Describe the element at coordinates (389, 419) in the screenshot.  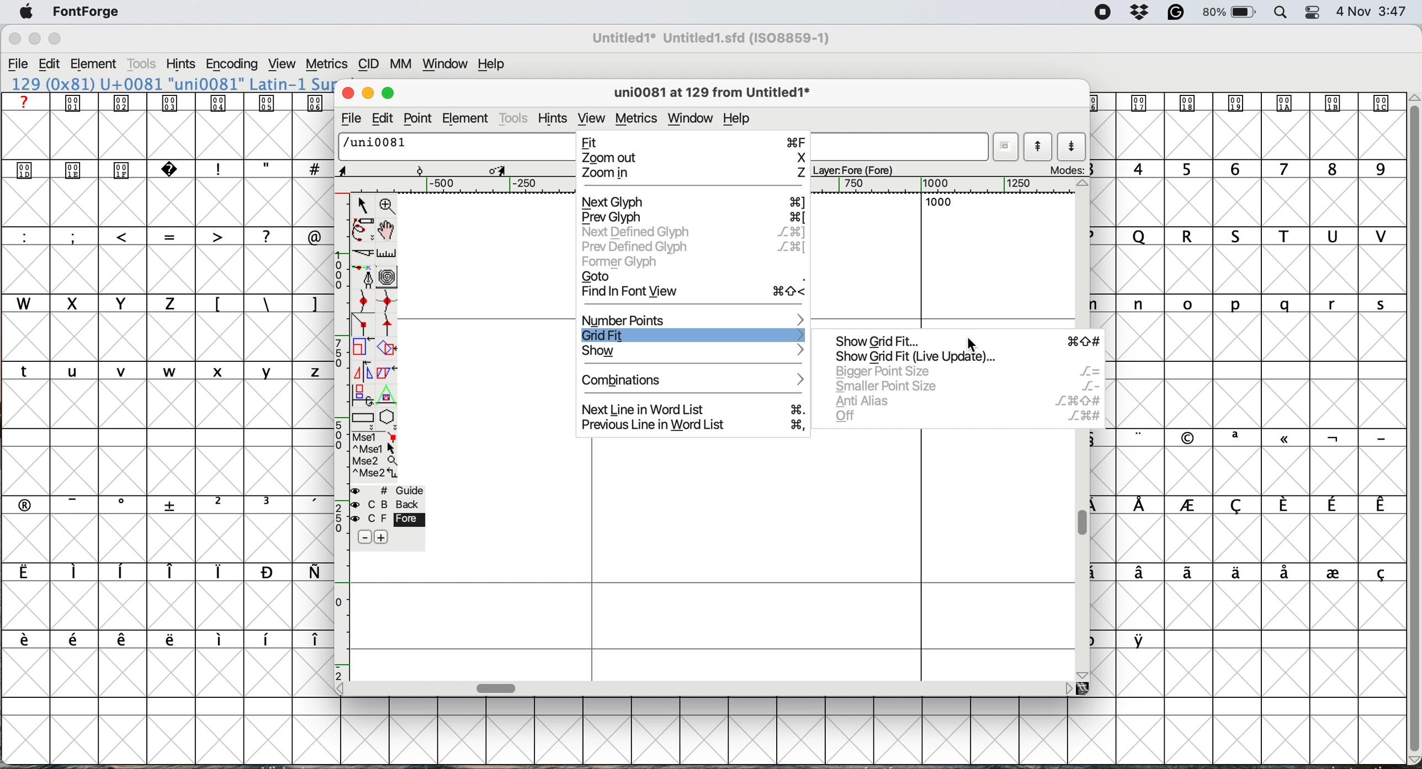
I see `stars and polygons` at that location.